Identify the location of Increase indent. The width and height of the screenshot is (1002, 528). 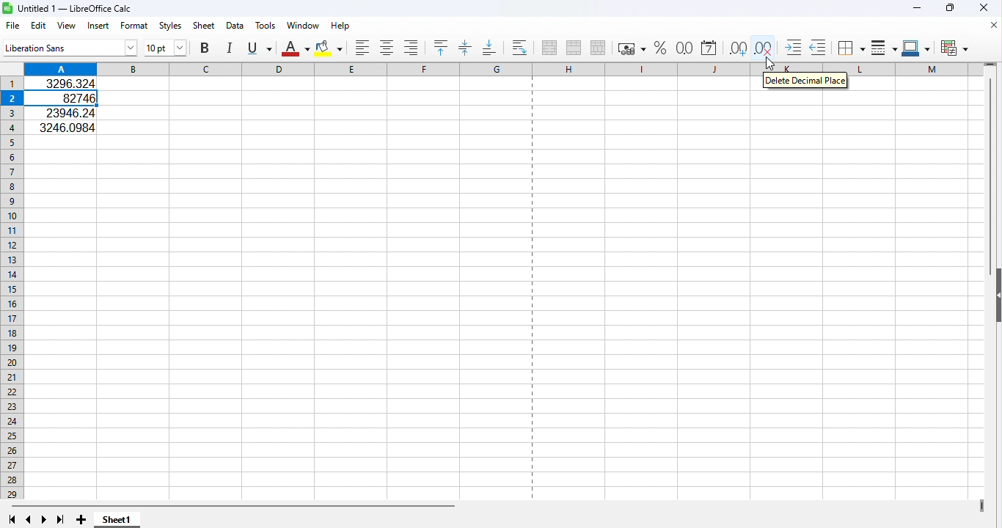
(793, 47).